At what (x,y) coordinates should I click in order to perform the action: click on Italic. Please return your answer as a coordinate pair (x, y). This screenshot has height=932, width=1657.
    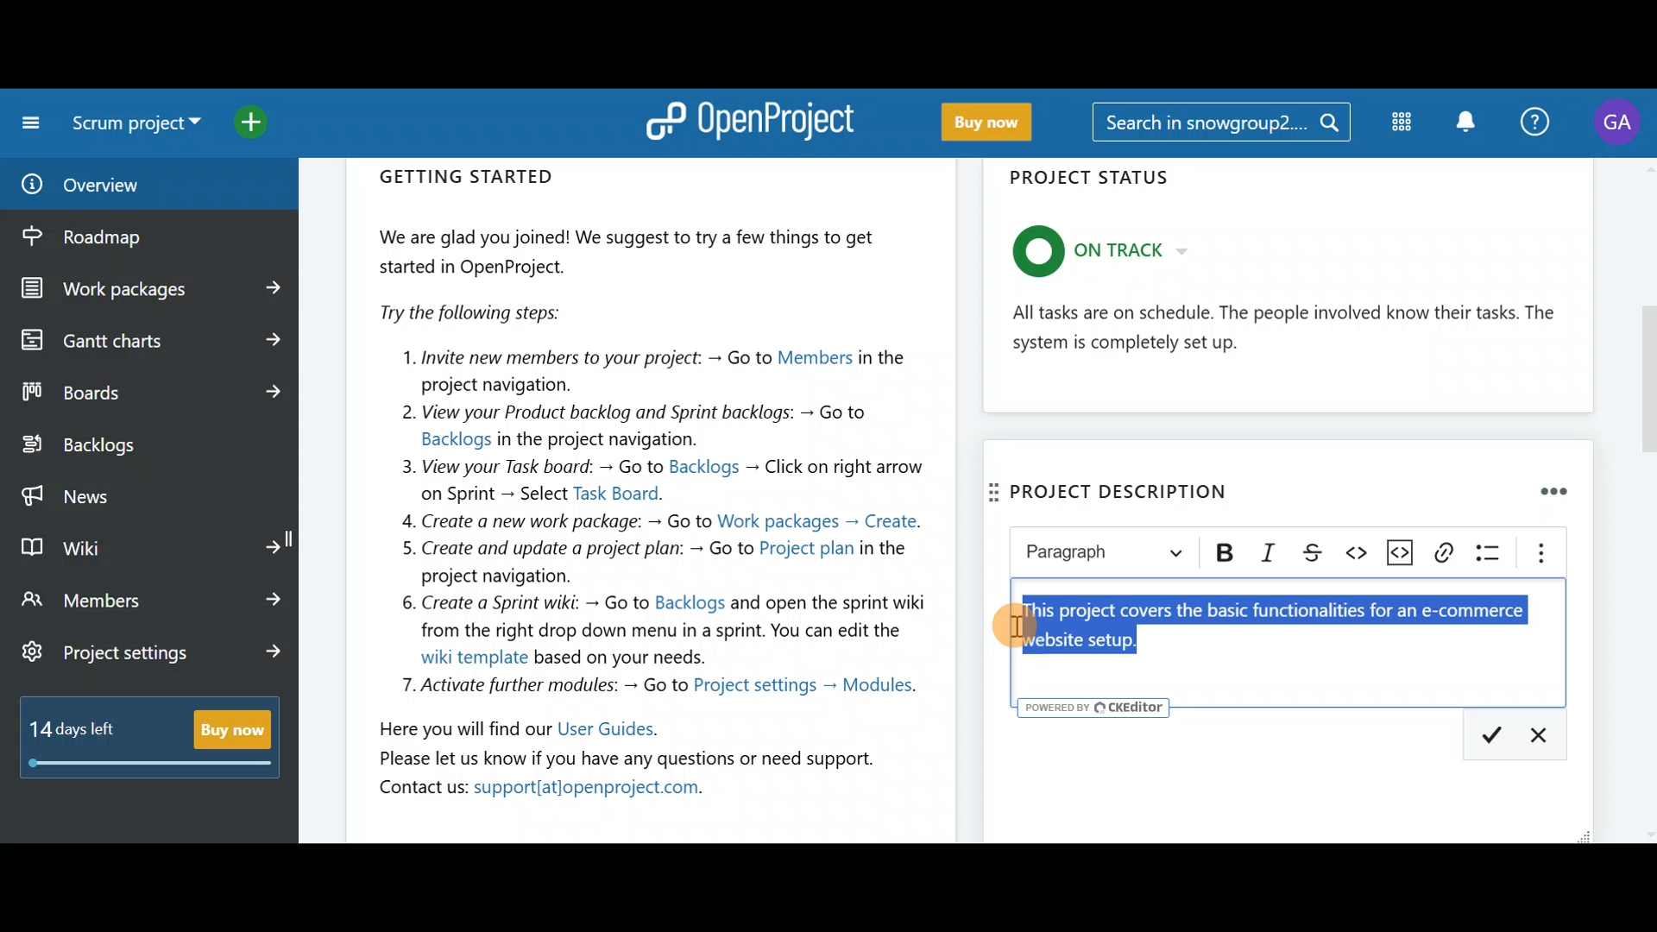
    Looking at the image, I should click on (1270, 551).